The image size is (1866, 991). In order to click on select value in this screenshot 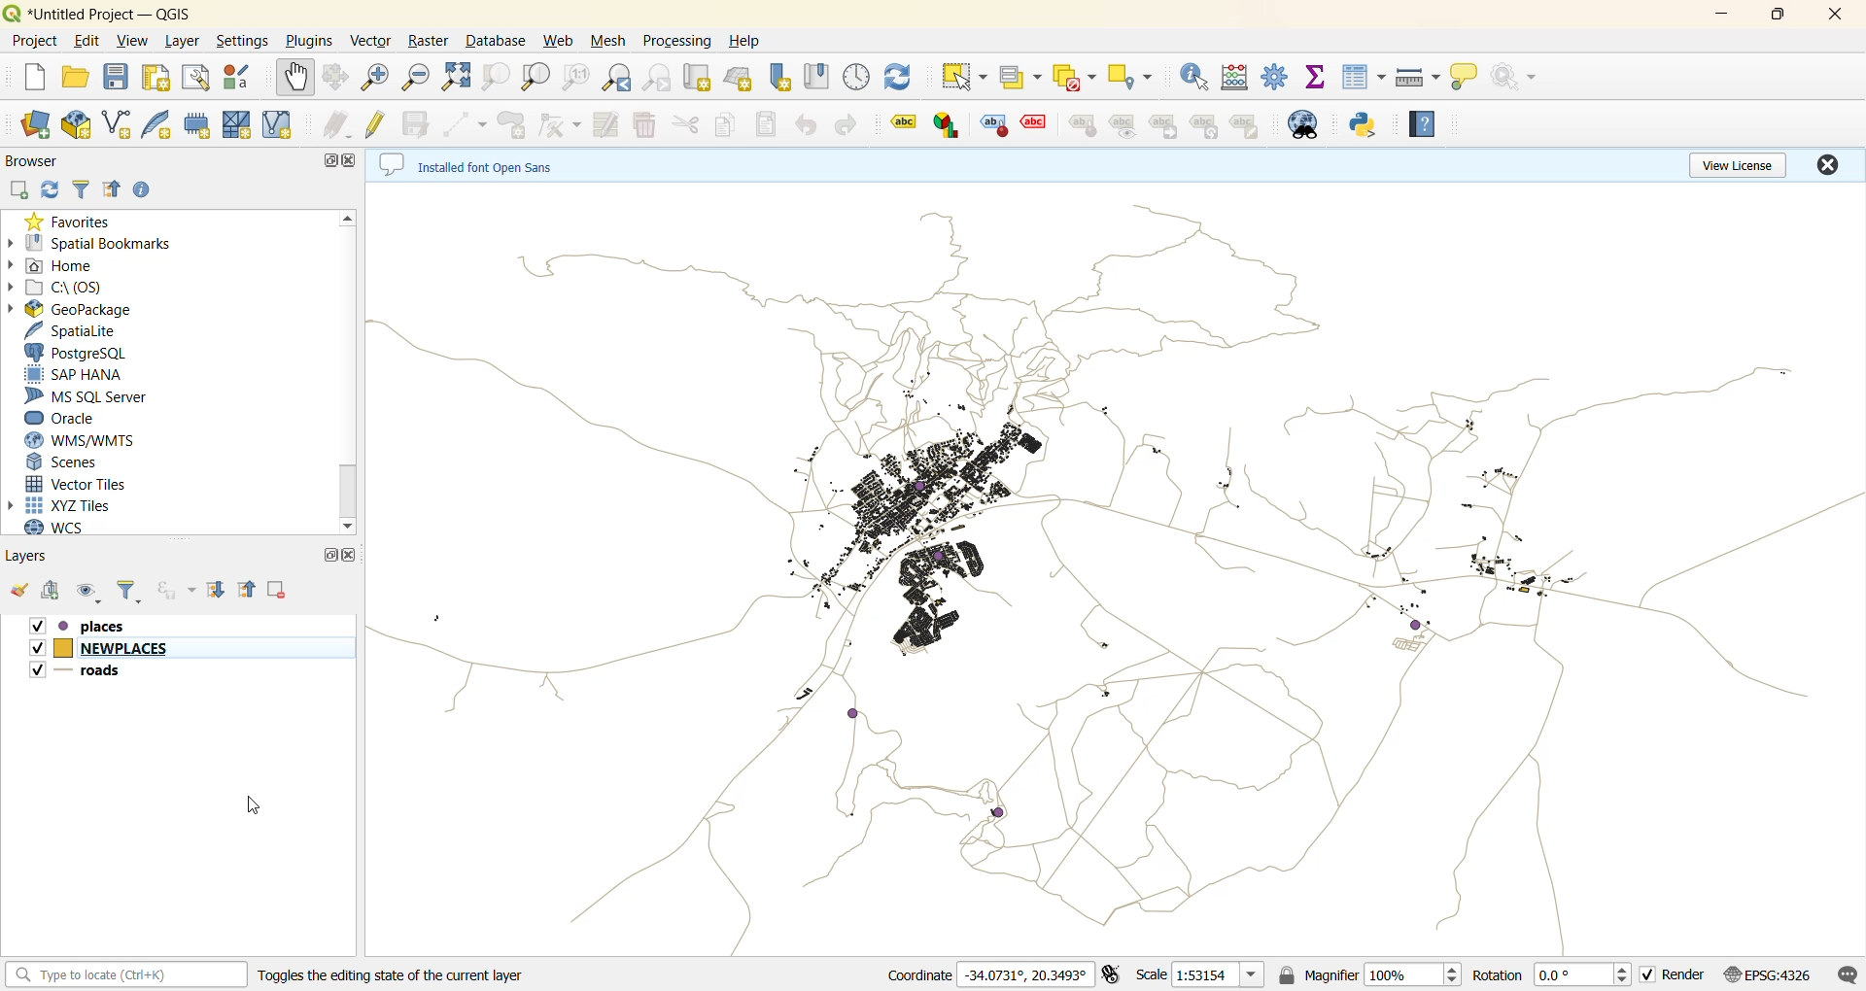, I will do `click(1021, 82)`.